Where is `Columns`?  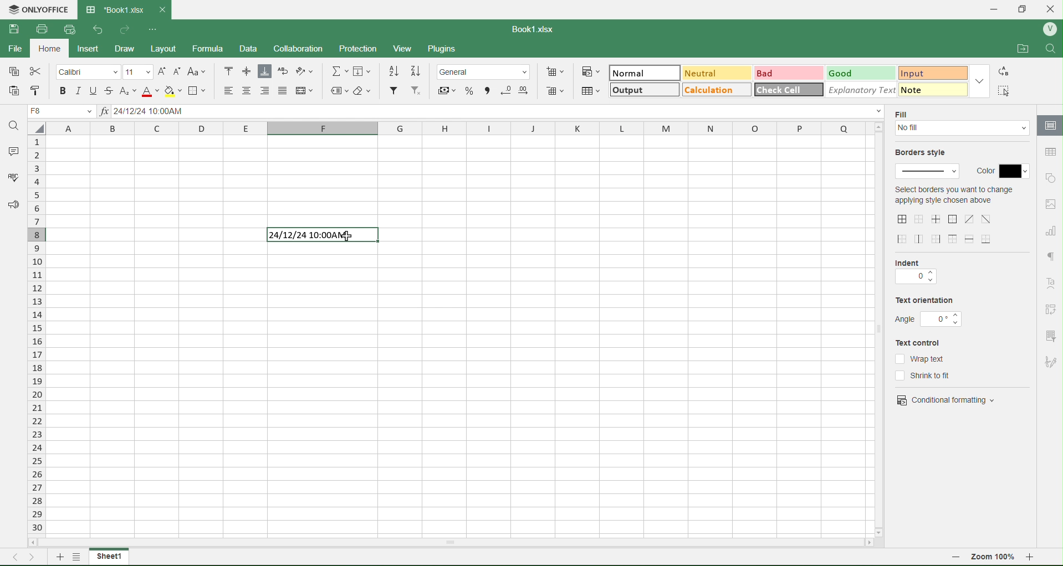 Columns is located at coordinates (457, 130).